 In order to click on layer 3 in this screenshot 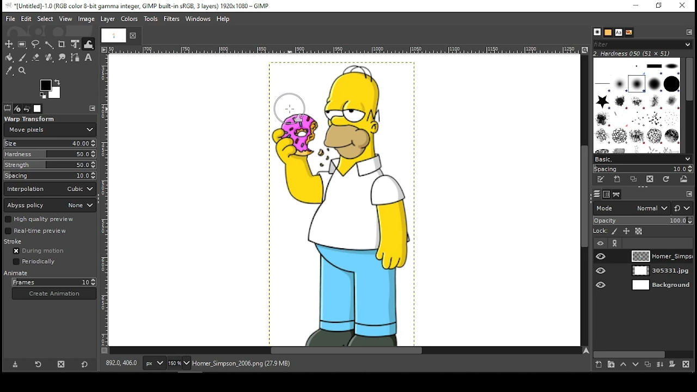, I will do `click(662, 286)`.